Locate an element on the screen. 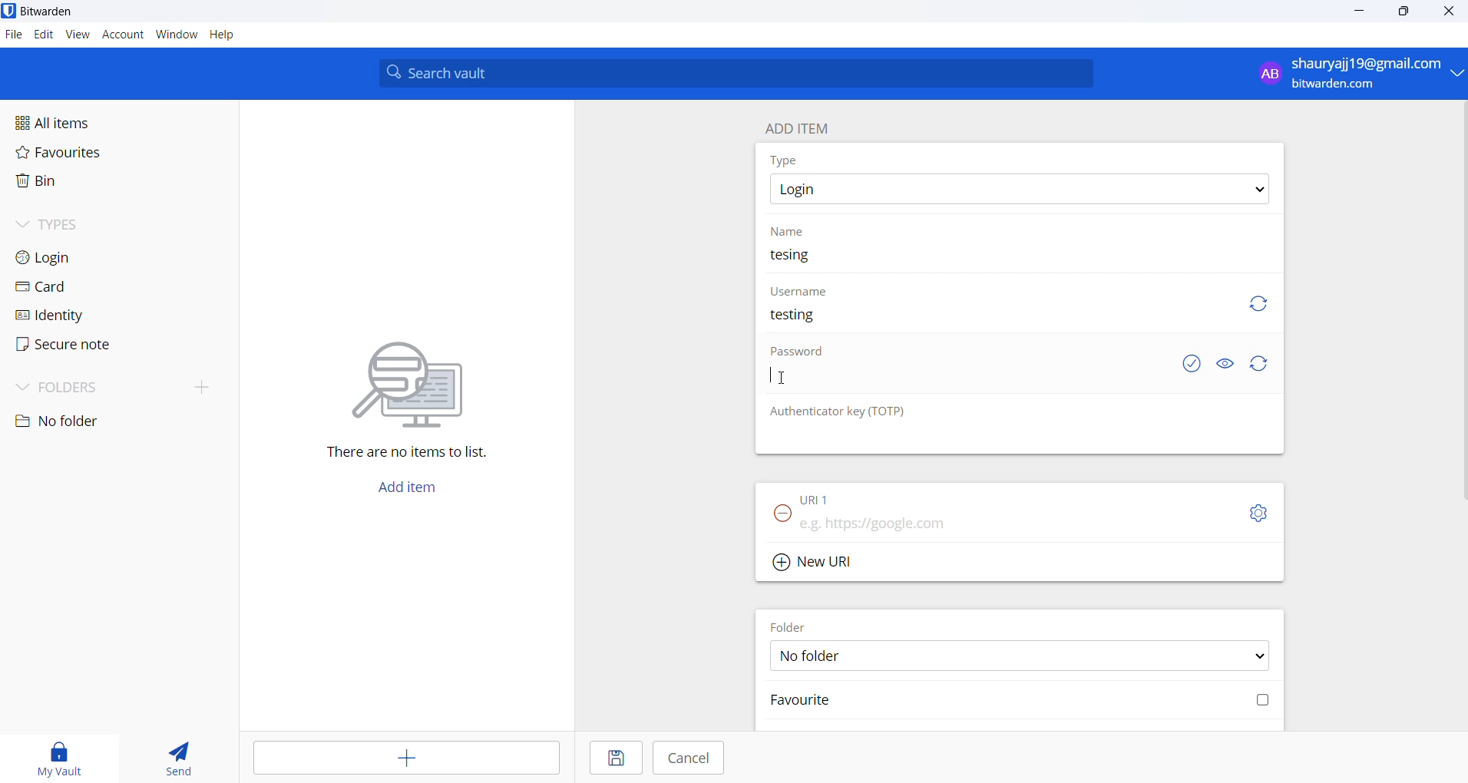 The height and width of the screenshot is (783, 1468). check if password is exposed  is located at coordinates (1192, 364).